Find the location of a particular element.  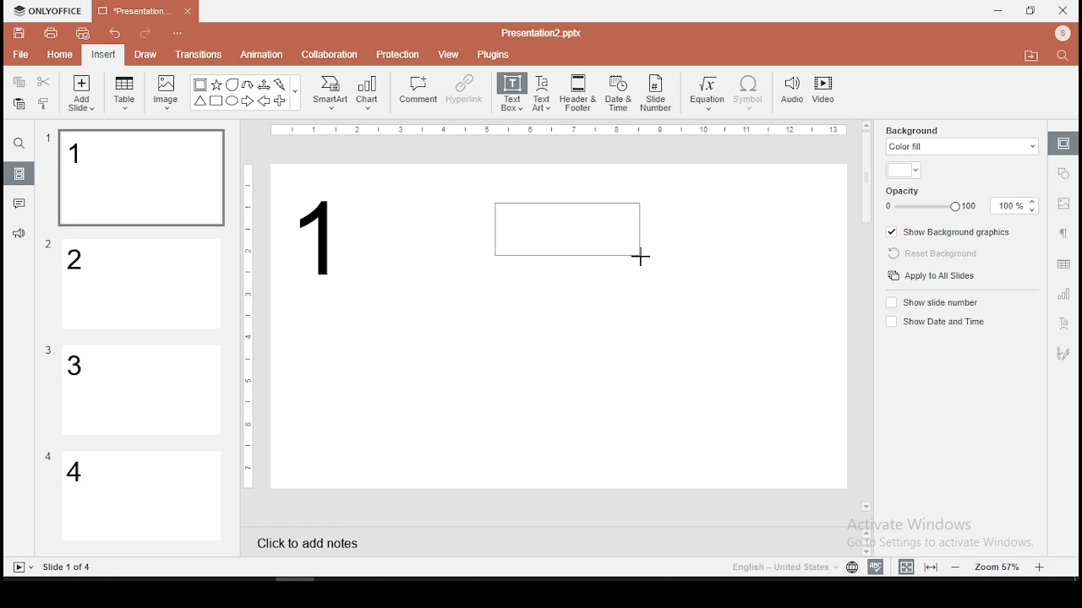

plugins is located at coordinates (495, 52).